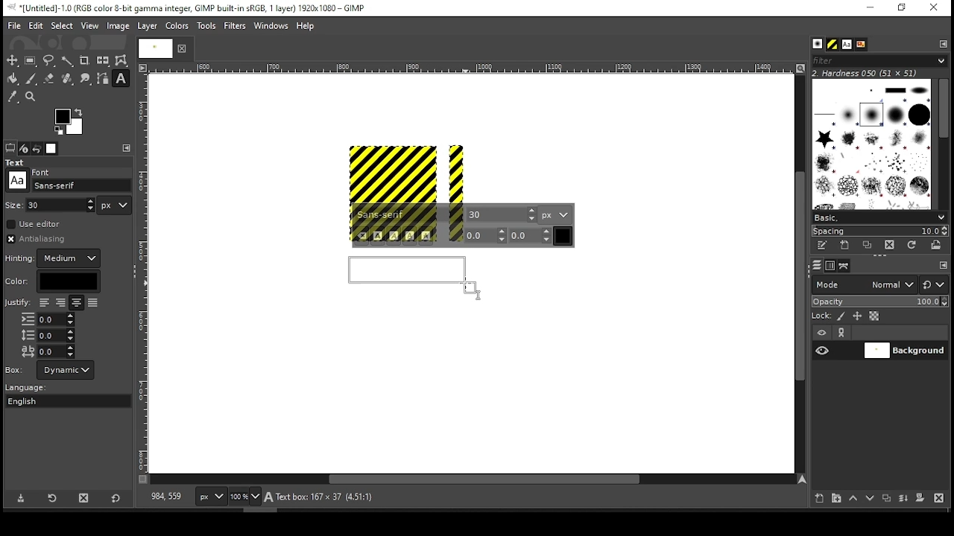 The image size is (954, 536). I want to click on font, so click(502, 214).